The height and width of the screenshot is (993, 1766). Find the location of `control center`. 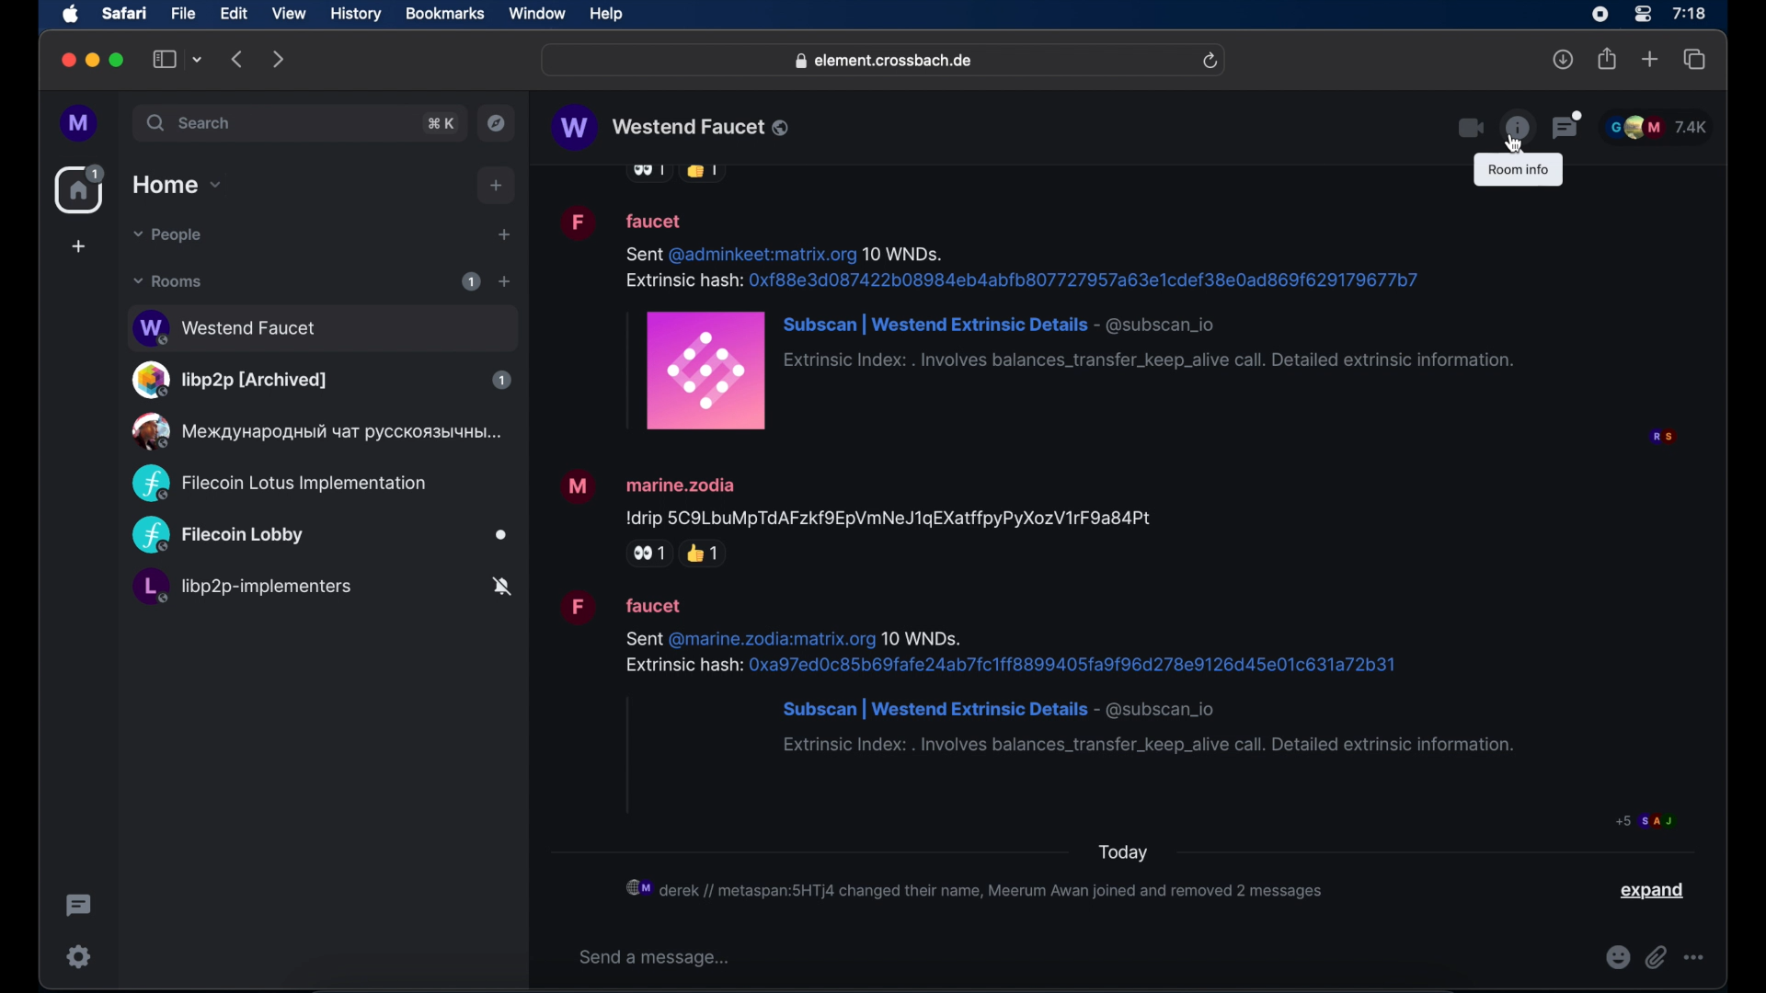

control center is located at coordinates (1641, 15).